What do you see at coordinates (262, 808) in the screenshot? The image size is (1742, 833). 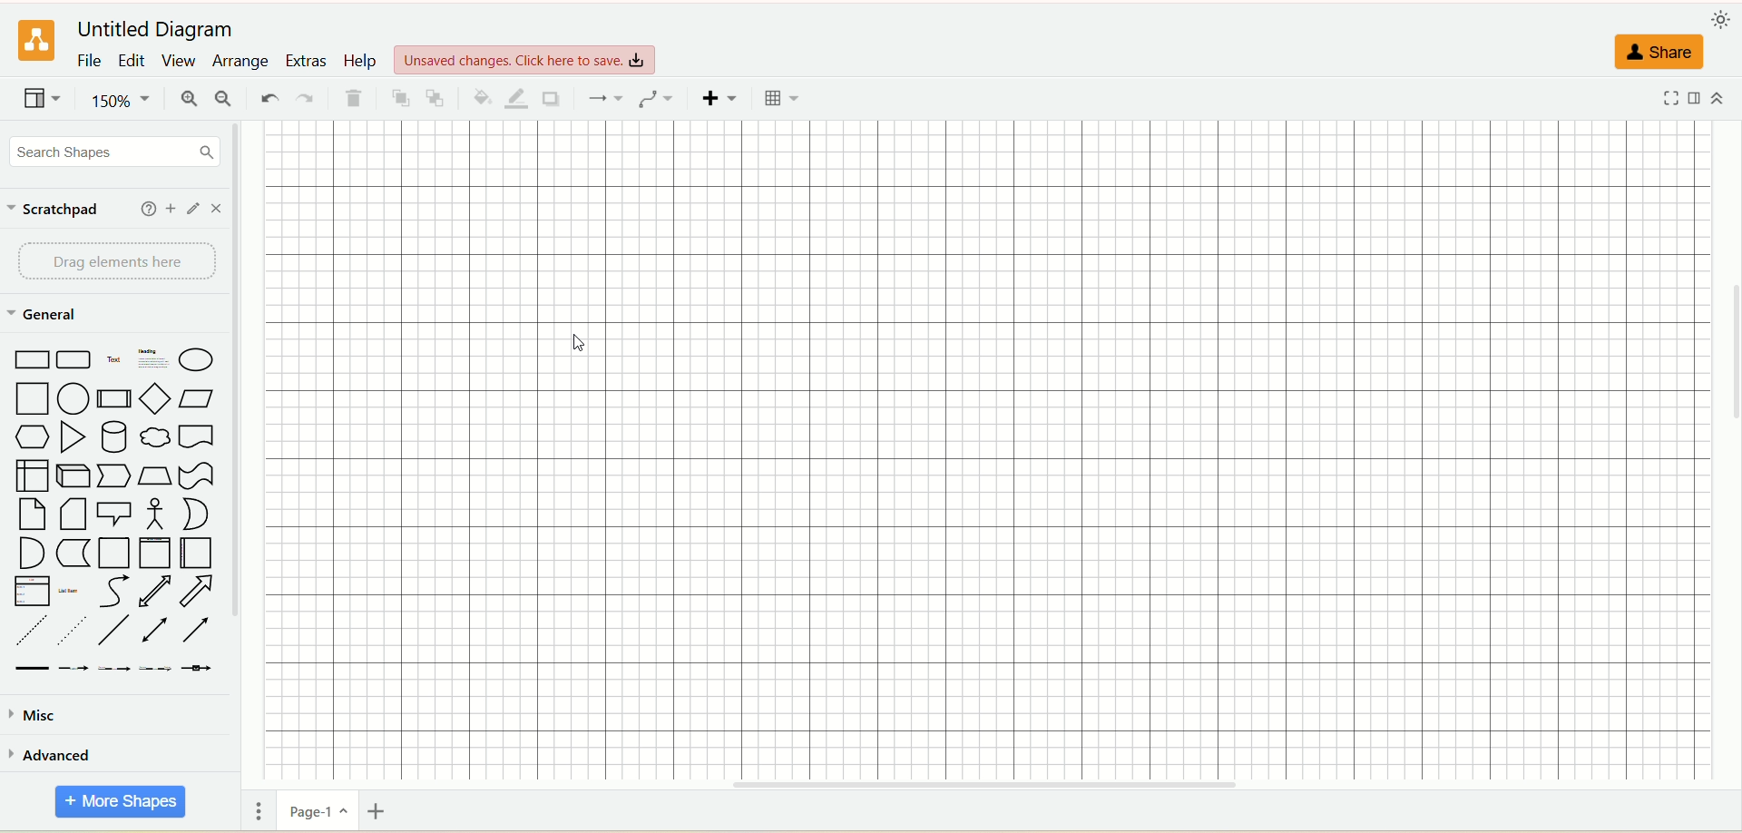 I see `pages` at bounding box center [262, 808].